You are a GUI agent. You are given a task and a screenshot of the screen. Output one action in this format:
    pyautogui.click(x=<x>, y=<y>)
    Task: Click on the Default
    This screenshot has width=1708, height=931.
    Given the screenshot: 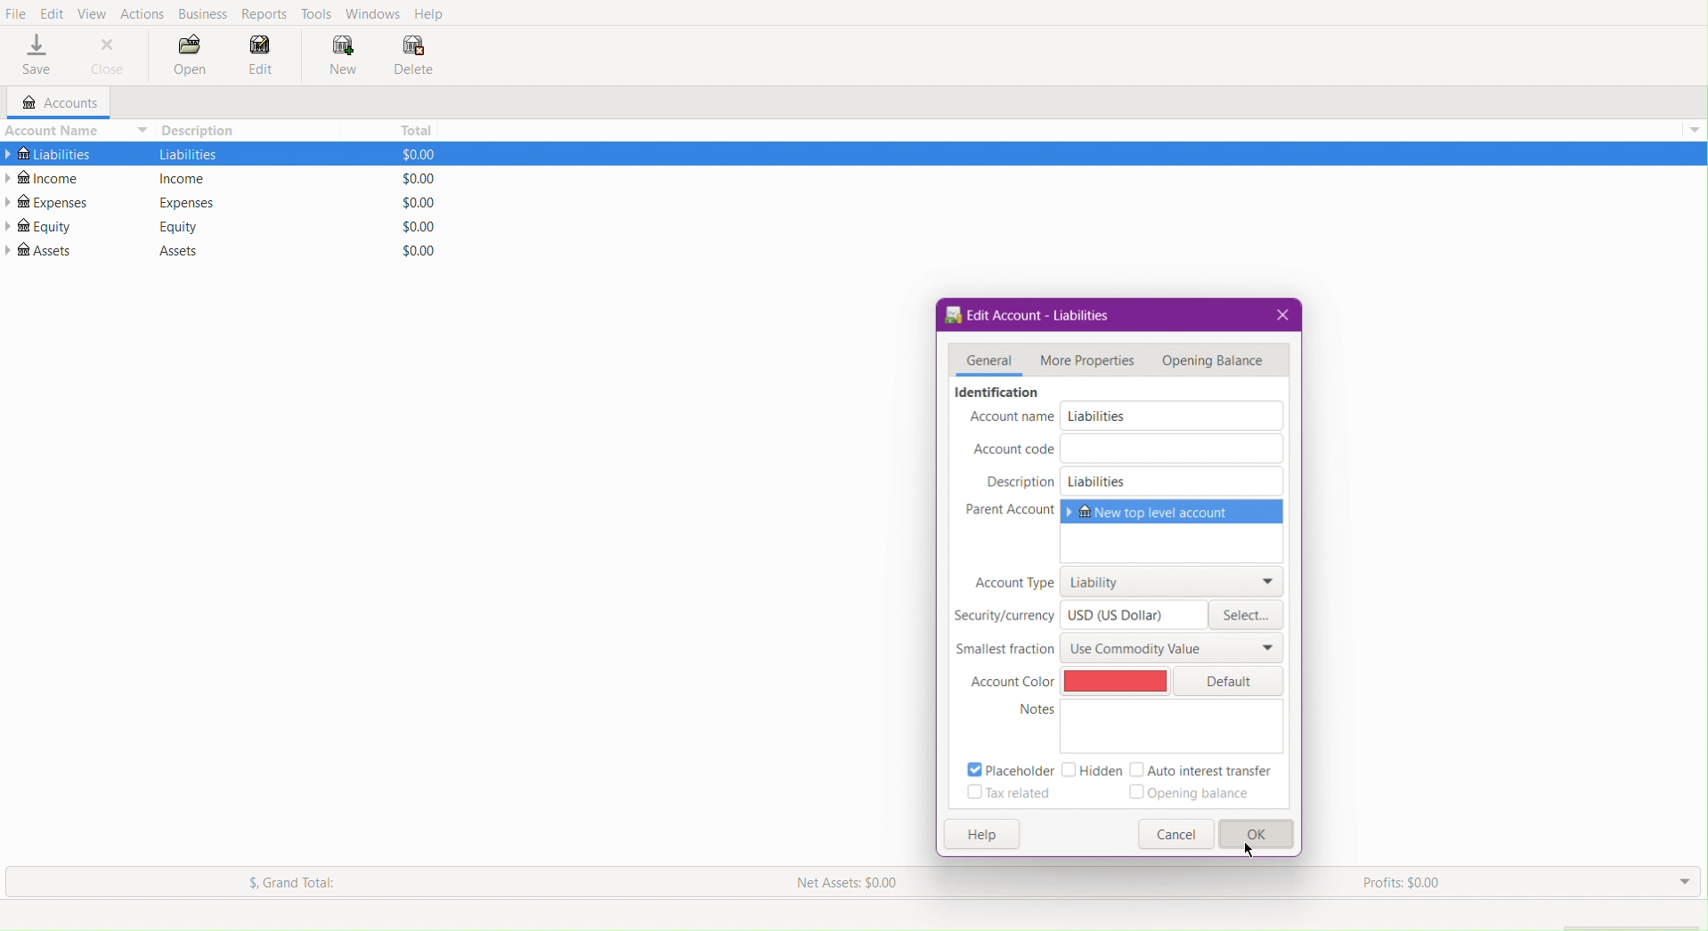 What is the action you would take?
    pyautogui.click(x=1229, y=683)
    